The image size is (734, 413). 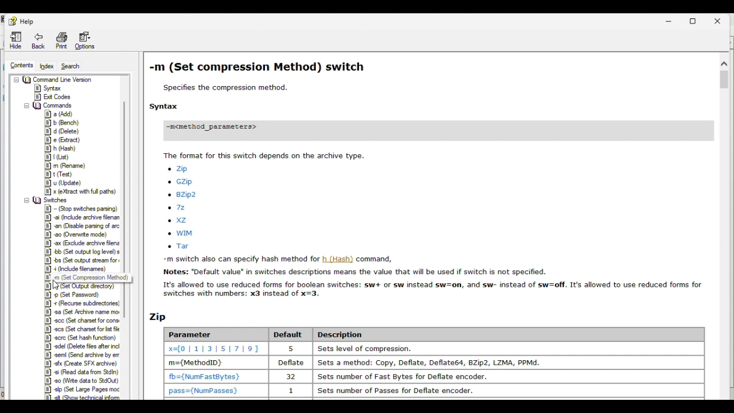 What do you see at coordinates (81, 329) in the screenshot?
I see `scs` at bounding box center [81, 329].